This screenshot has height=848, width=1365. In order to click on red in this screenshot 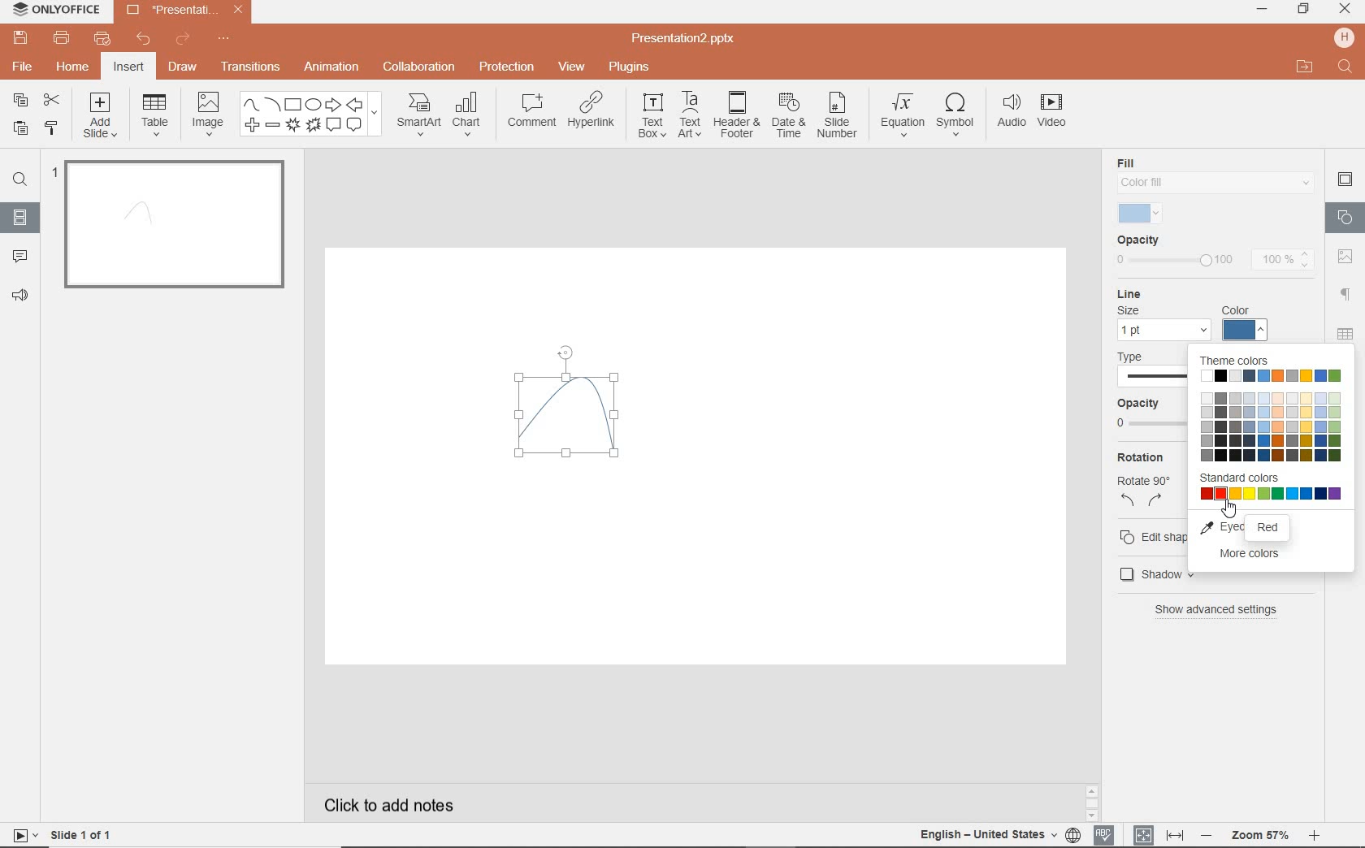, I will do `click(1265, 528)`.